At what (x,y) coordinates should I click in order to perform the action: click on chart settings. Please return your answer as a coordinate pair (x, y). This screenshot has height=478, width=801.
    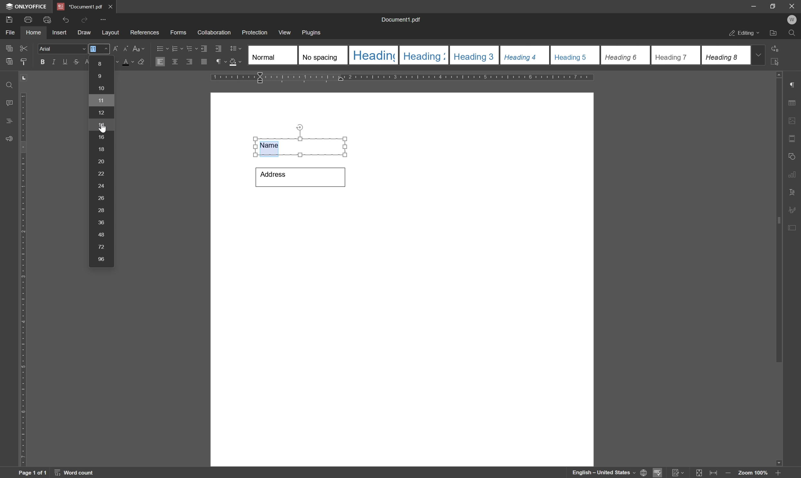
    Looking at the image, I should click on (794, 176).